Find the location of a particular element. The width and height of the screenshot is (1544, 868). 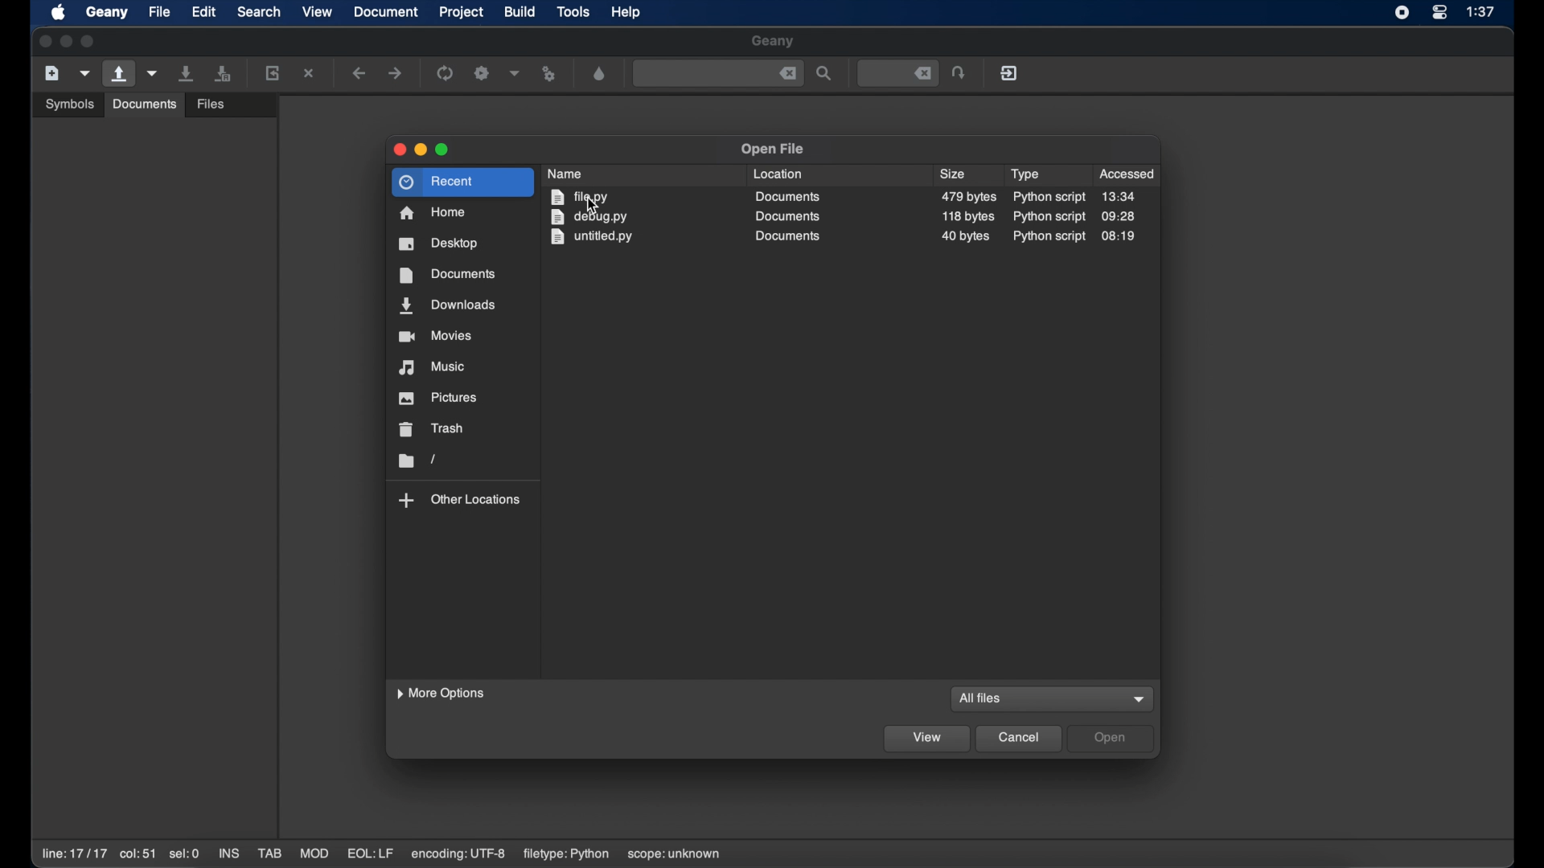

files is located at coordinates (213, 102).